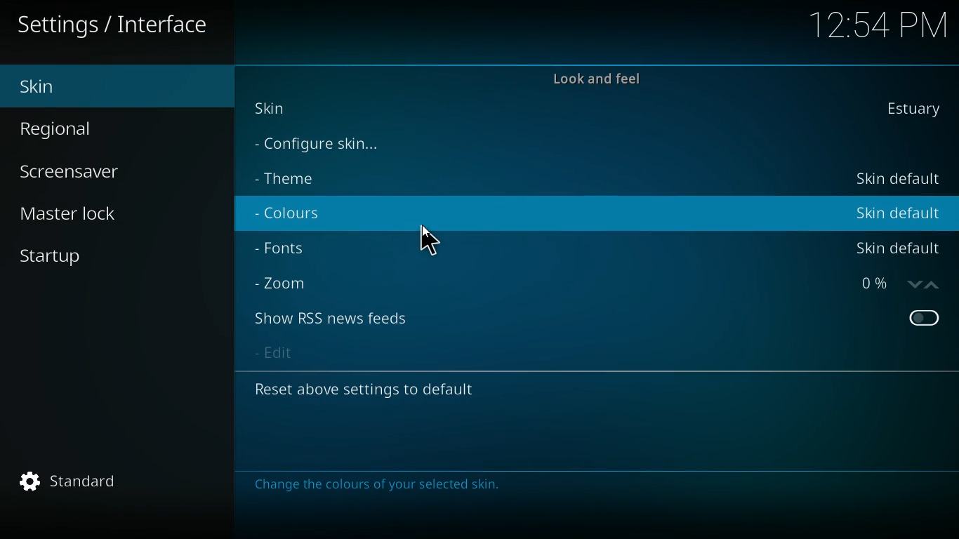 Image resolution: width=959 pixels, height=539 pixels. Describe the element at coordinates (60, 258) in the screenshot. I see `startup` at that location.